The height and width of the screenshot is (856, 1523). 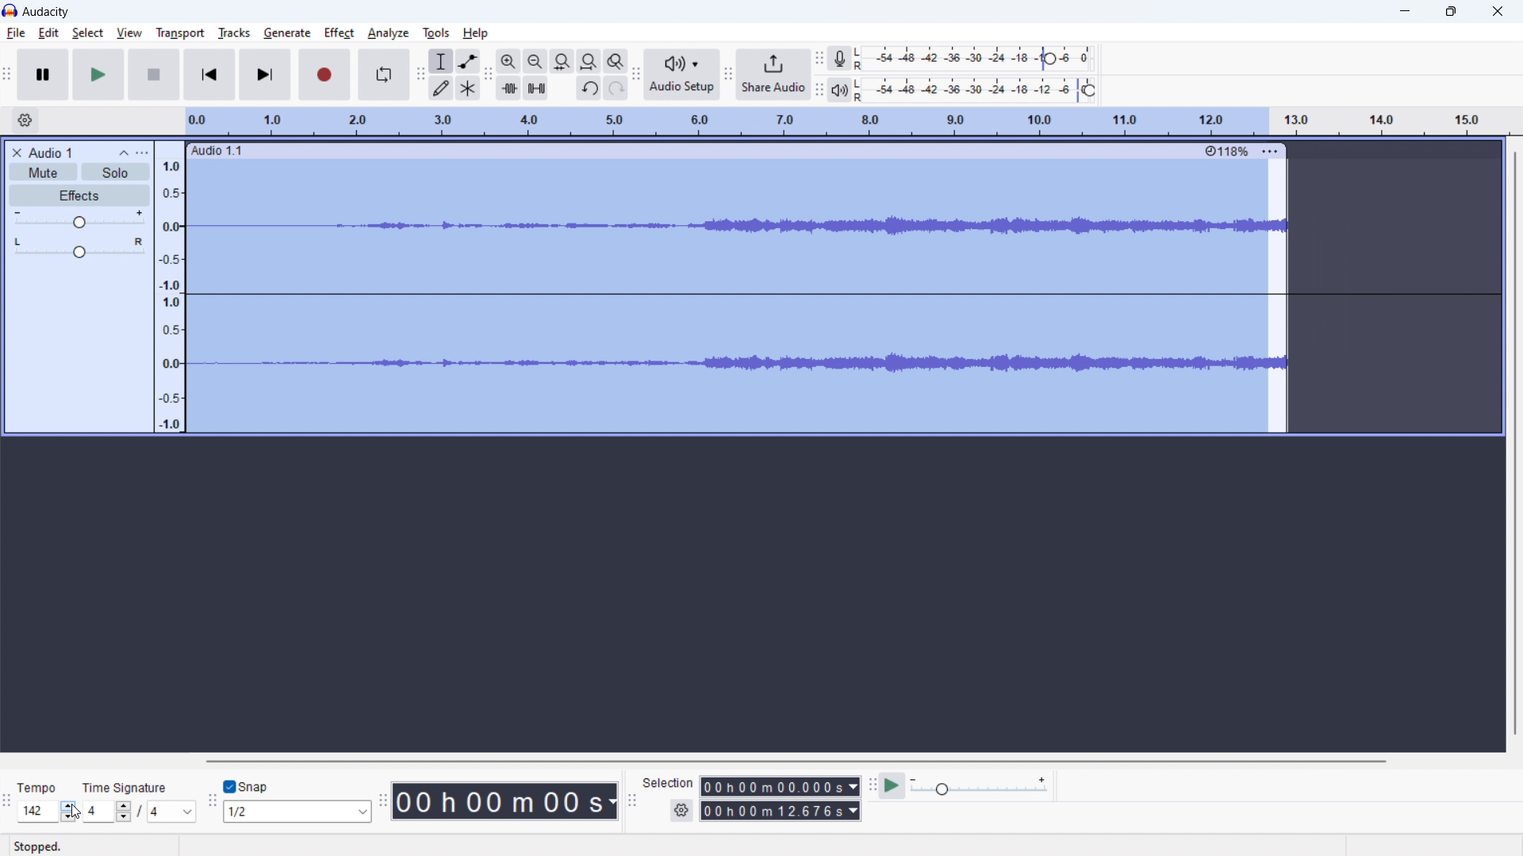 I want to click on Time signature, so click(x=129, y=787).